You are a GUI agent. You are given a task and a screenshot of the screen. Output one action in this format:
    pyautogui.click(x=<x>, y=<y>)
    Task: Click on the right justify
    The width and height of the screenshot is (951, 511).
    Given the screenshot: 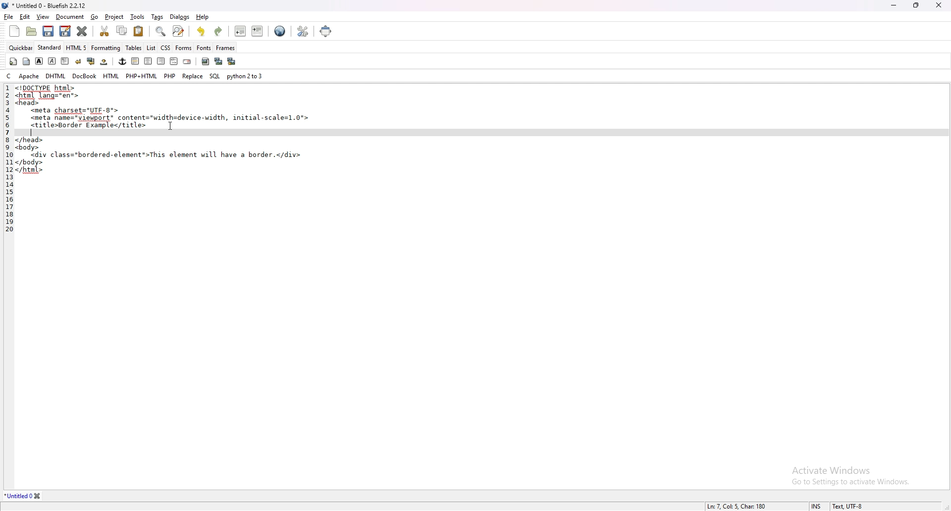 What is the action you would take?
    pyautogui.click(x=161, y=60)
    